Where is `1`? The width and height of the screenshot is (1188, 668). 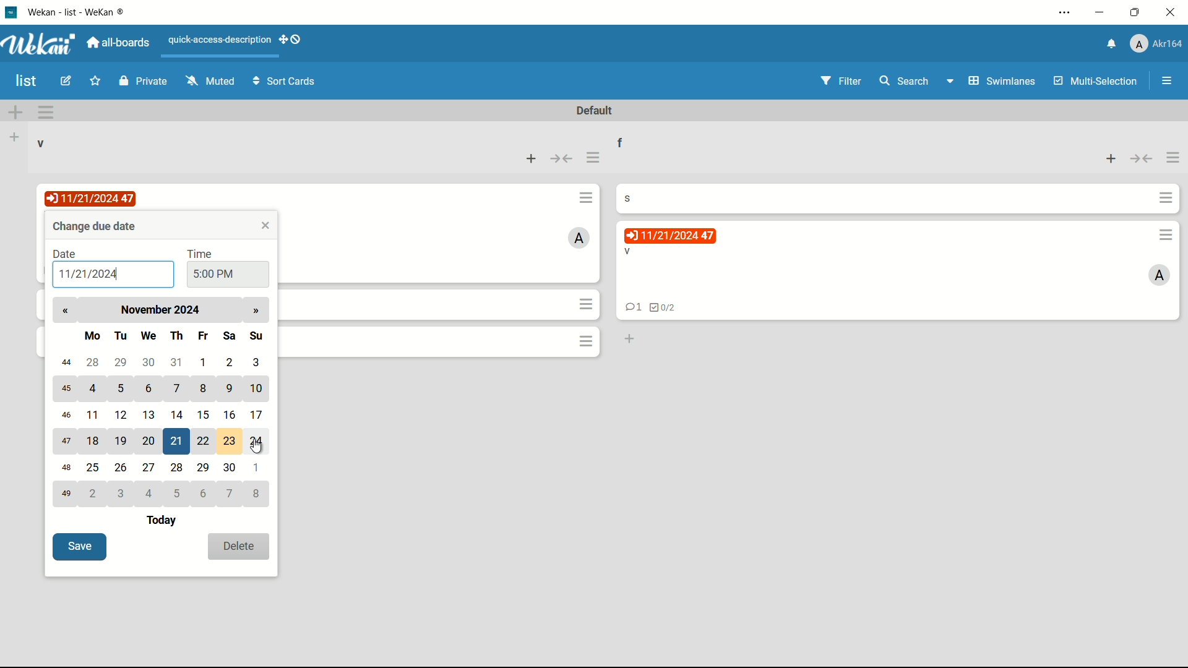
1 is located at coordinates (259, 467).